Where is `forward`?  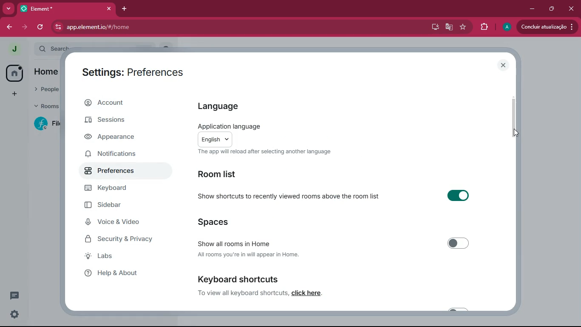
forward is located at coordinates (26, 28).